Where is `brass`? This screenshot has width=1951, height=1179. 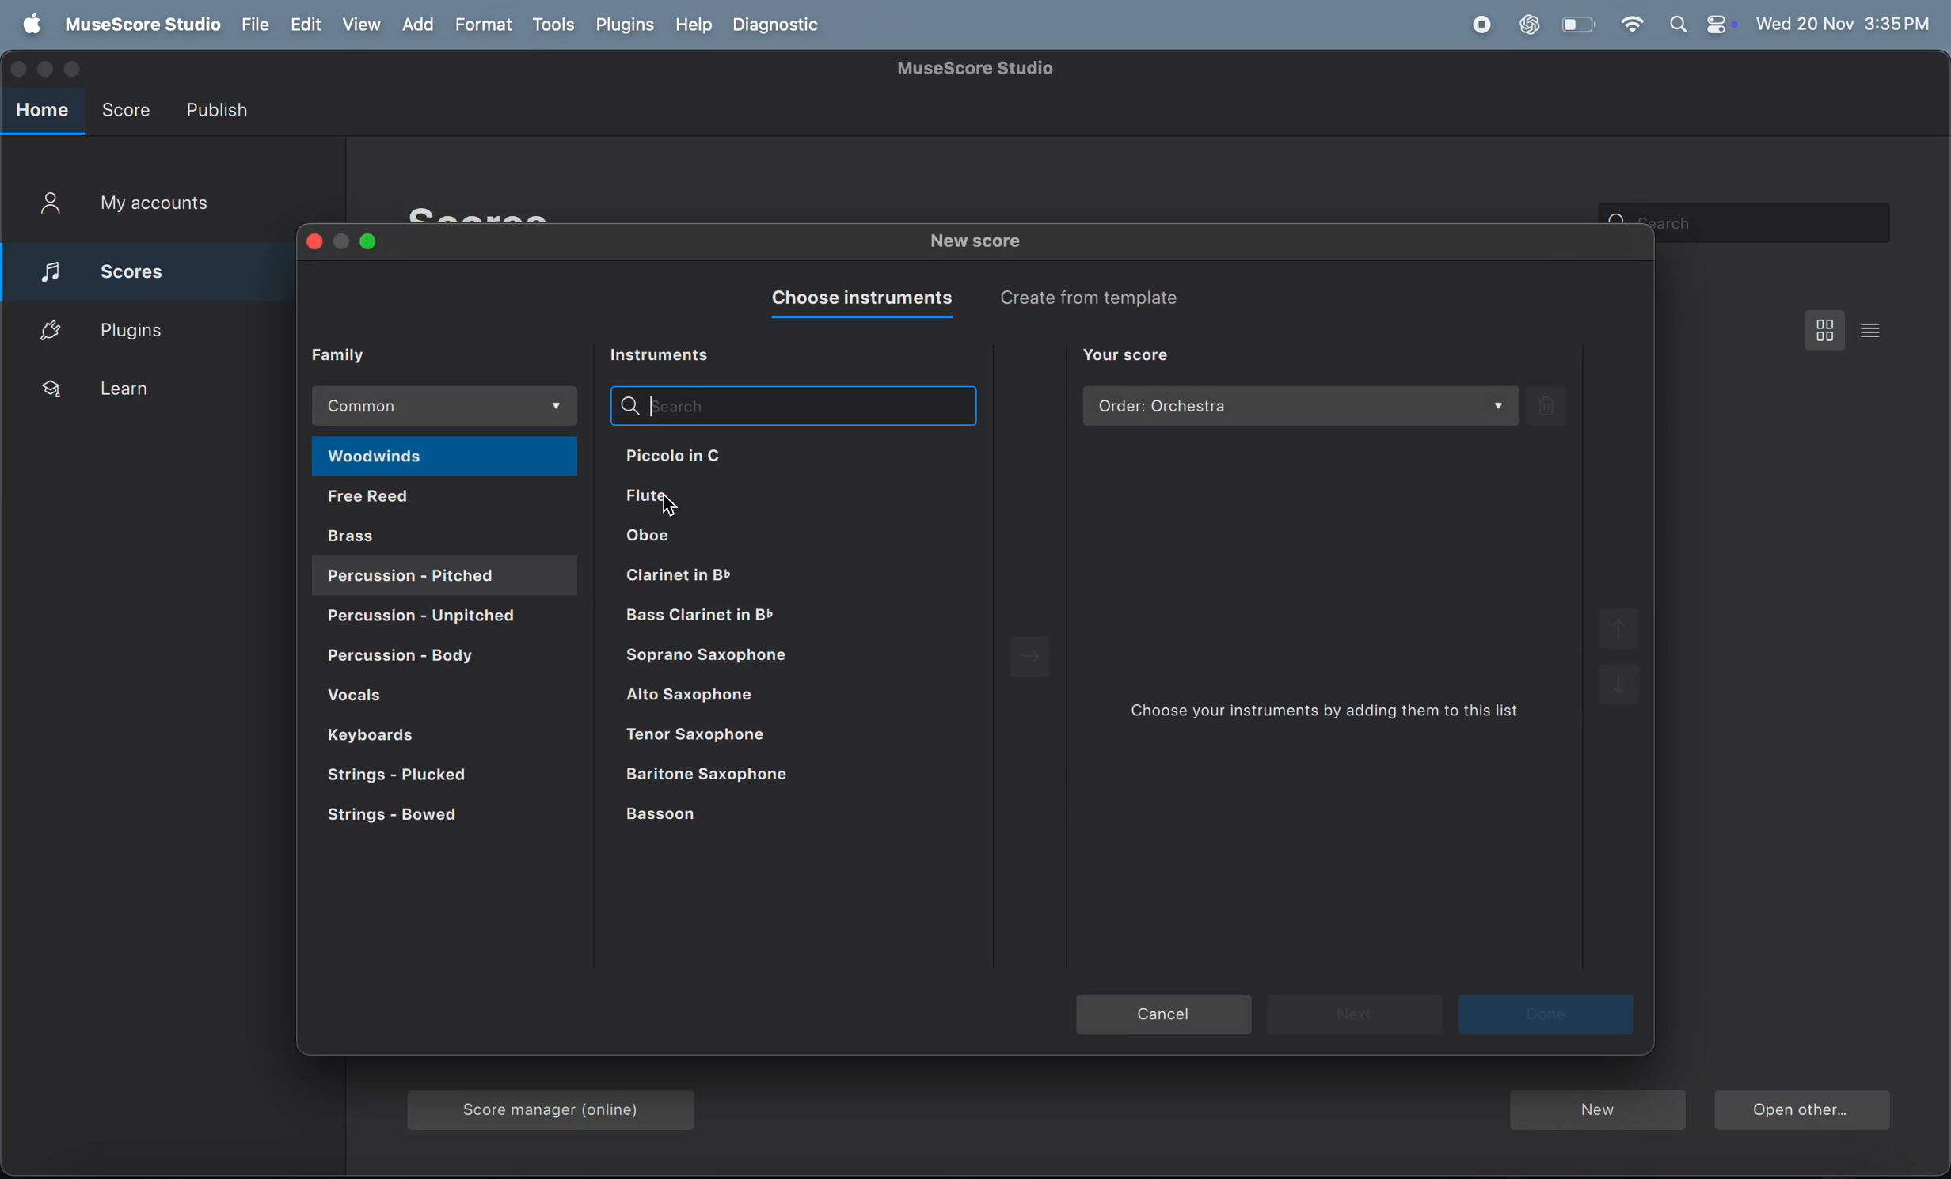
brass is located at coordinates (448, 534).